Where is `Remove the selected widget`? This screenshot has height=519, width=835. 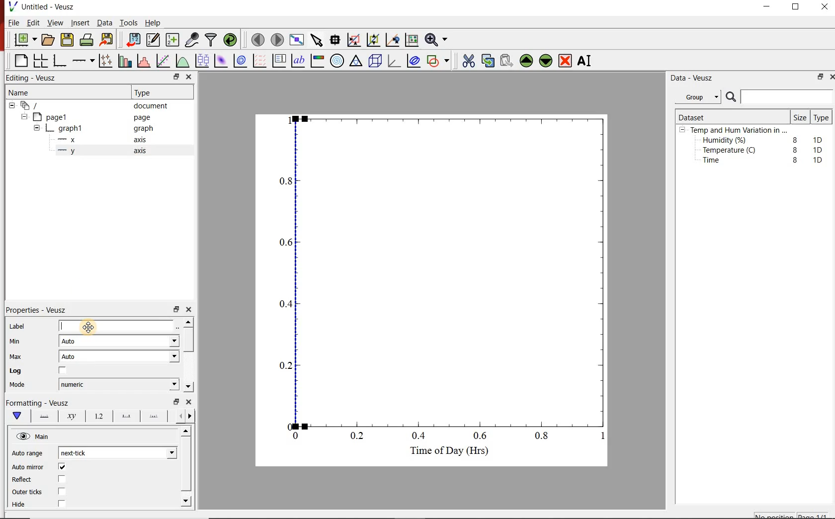
Remove the selected widget is located at coordinates (566, 61).